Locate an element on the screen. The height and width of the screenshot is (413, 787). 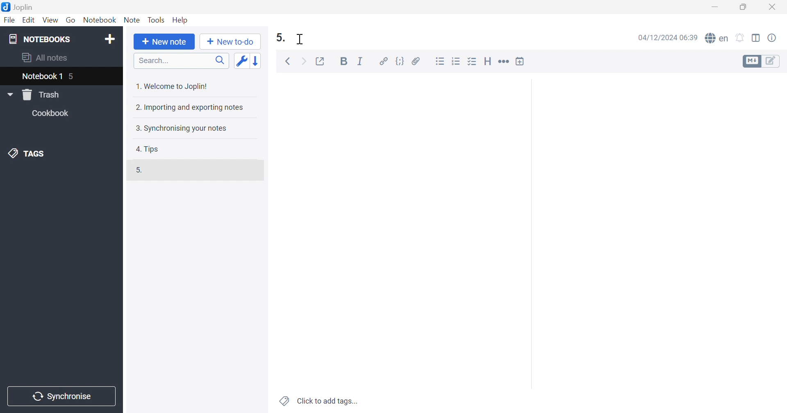
Edit is located at coordinates (29, 20).